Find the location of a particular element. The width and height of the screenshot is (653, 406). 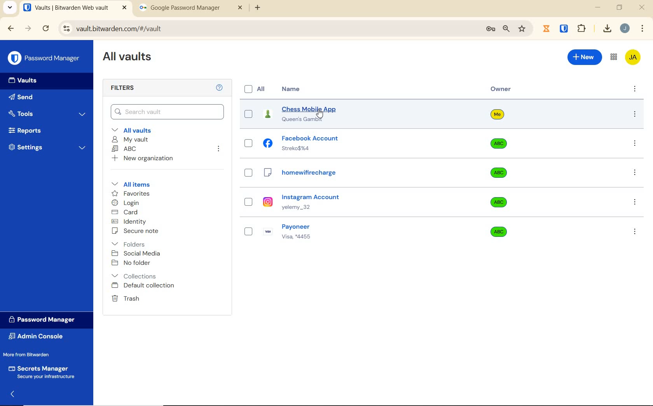

Tools is located at coordinates (49, 114).